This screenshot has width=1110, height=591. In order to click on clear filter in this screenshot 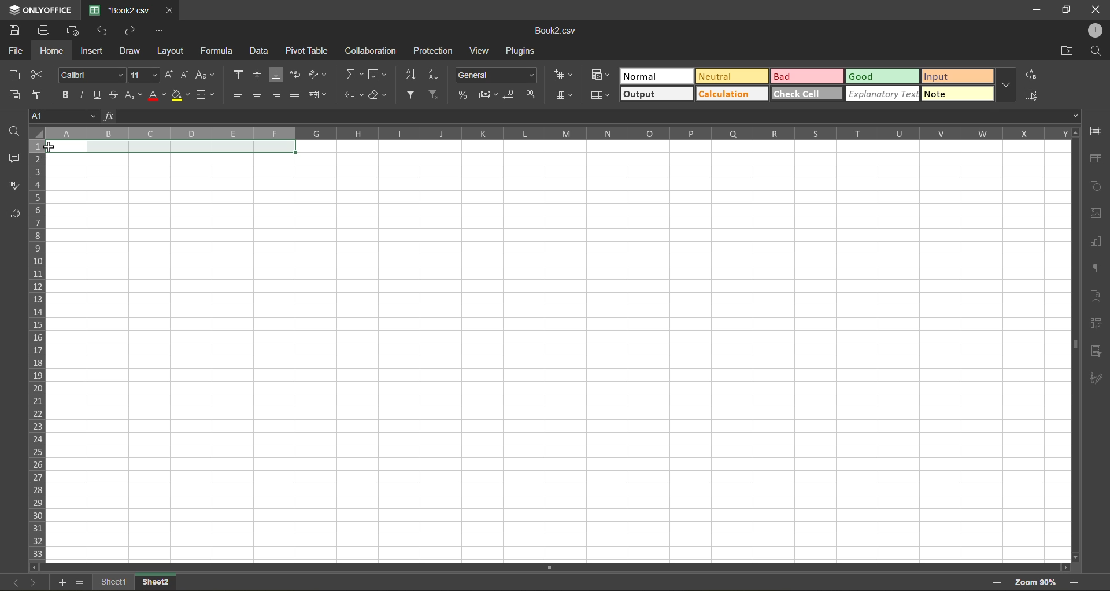, I will do `click(438, 96)`.